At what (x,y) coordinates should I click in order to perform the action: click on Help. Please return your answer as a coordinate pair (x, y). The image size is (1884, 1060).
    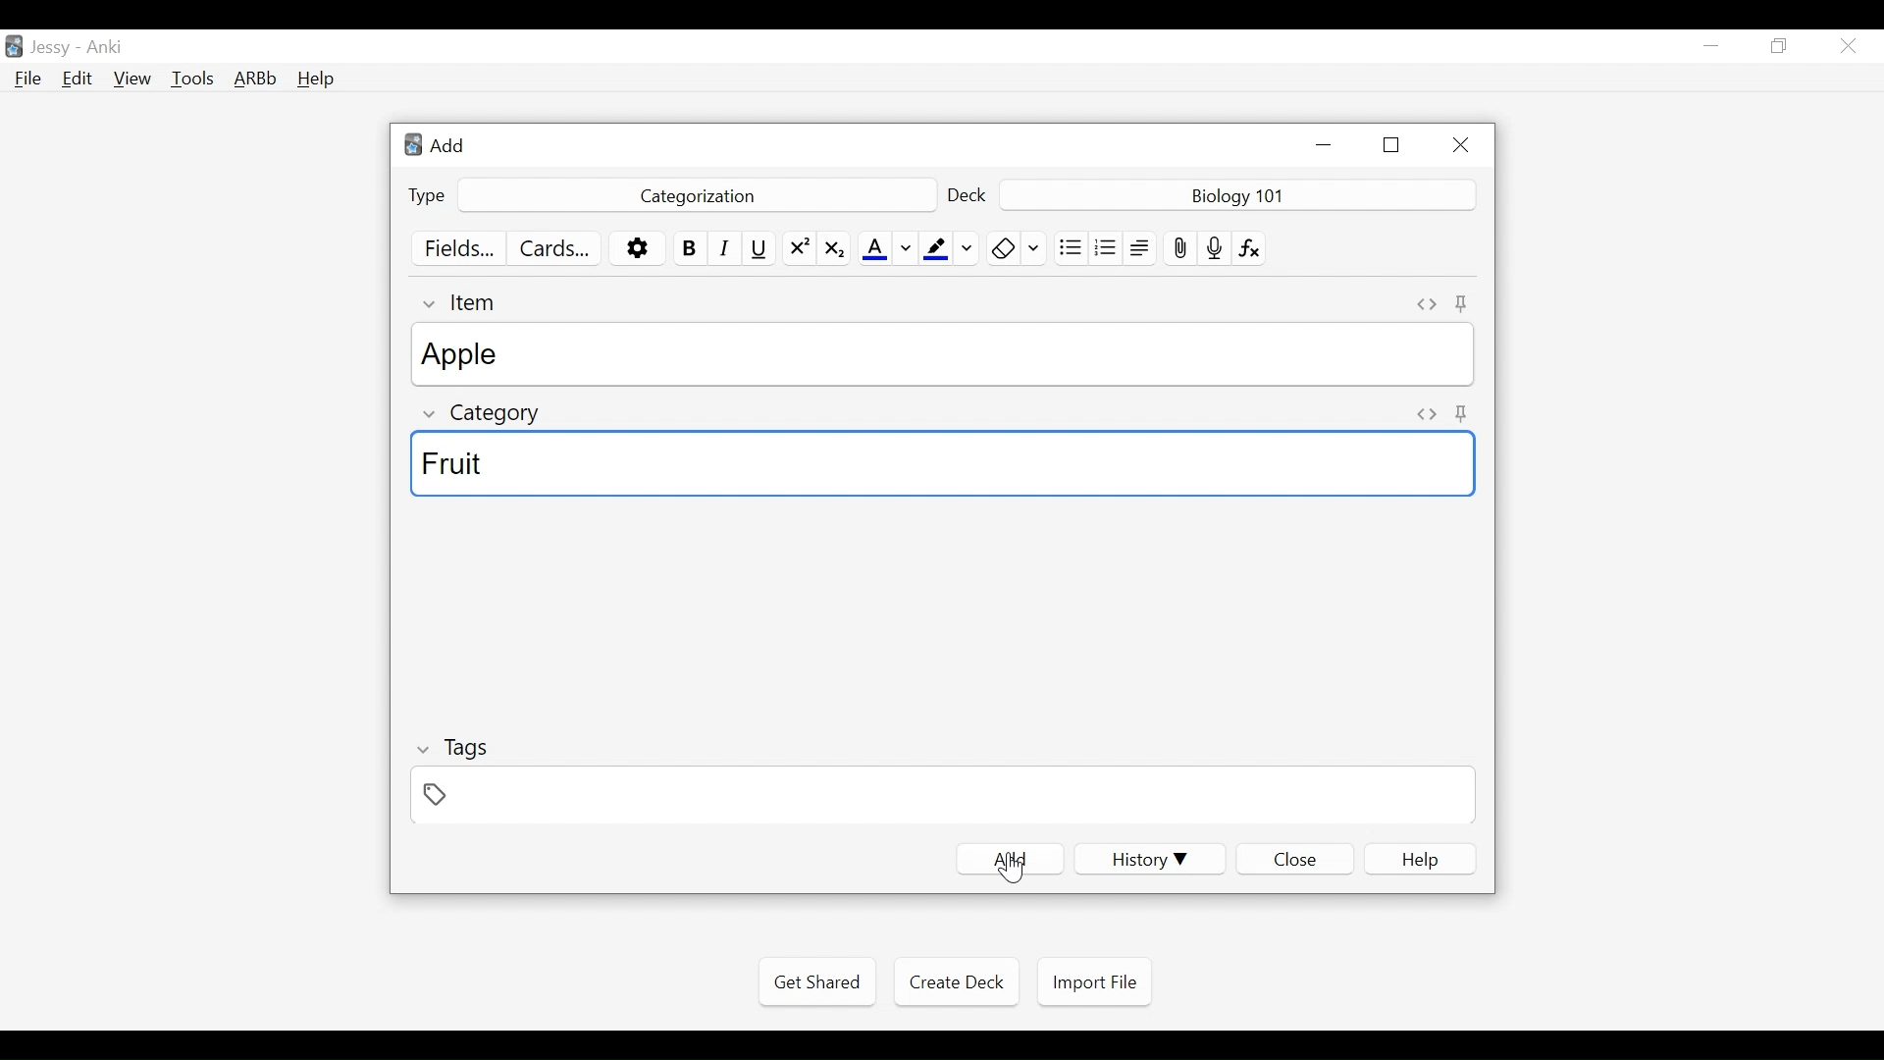
    Looking at the image, I should click on (315, 80).